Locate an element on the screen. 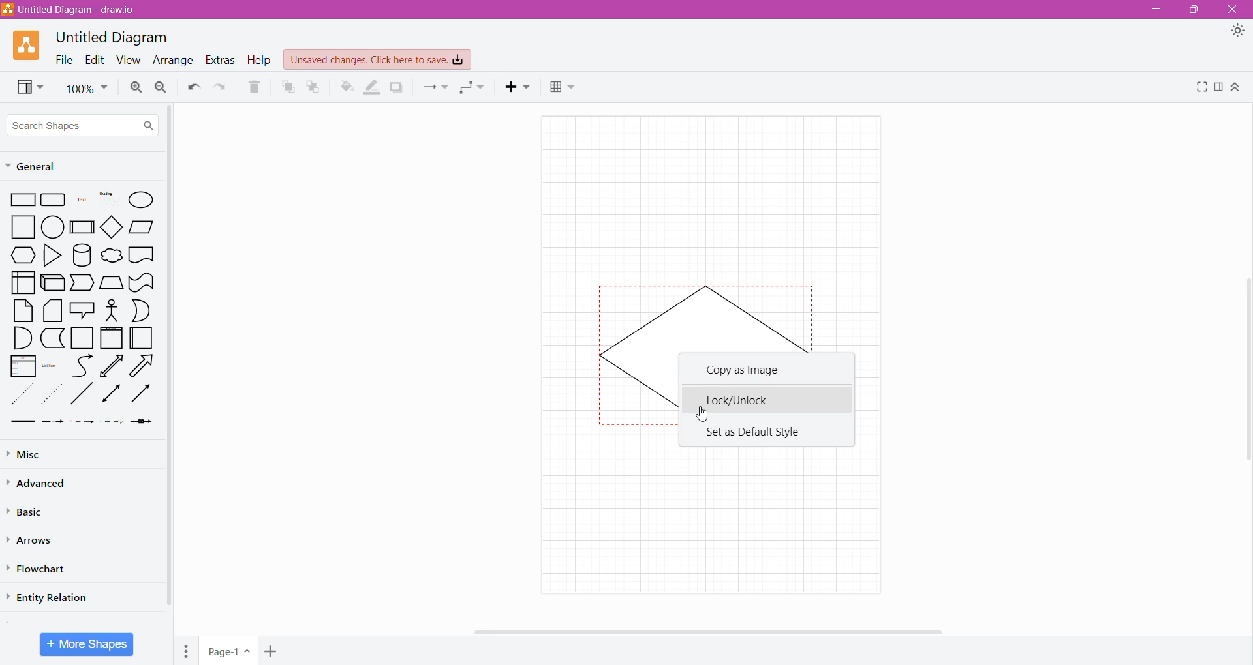  Minimize is located at coordinates (1152, 9).